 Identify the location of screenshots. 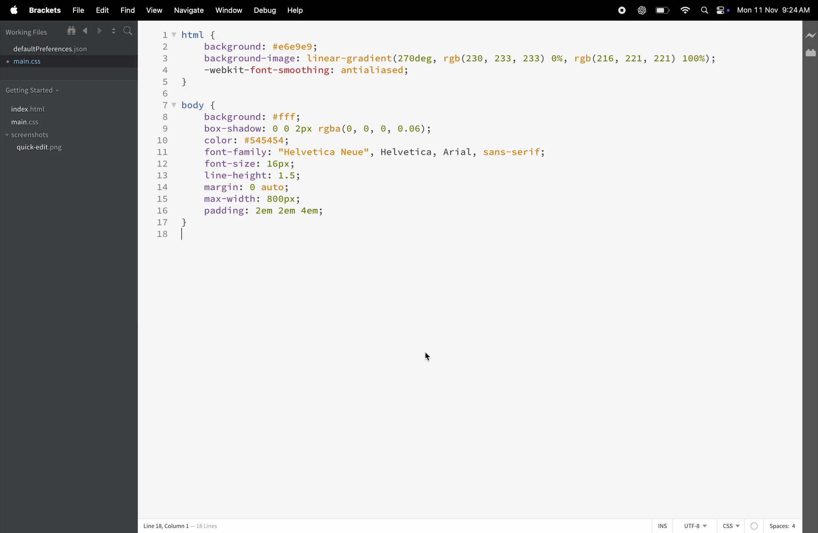
(30, 136).